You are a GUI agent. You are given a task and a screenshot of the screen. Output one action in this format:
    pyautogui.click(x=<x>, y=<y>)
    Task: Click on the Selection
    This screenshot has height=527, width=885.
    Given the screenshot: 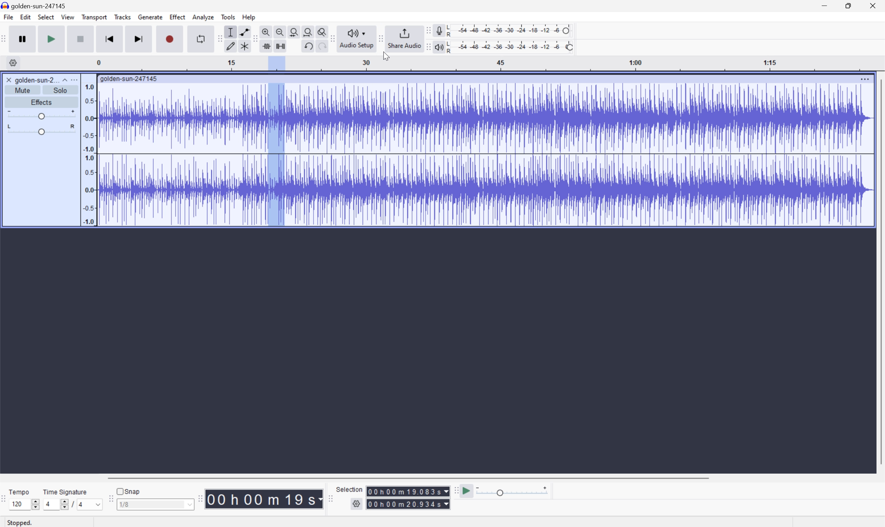 What is the action you would take?
    pyautogui.click(x=350, y=489)
    